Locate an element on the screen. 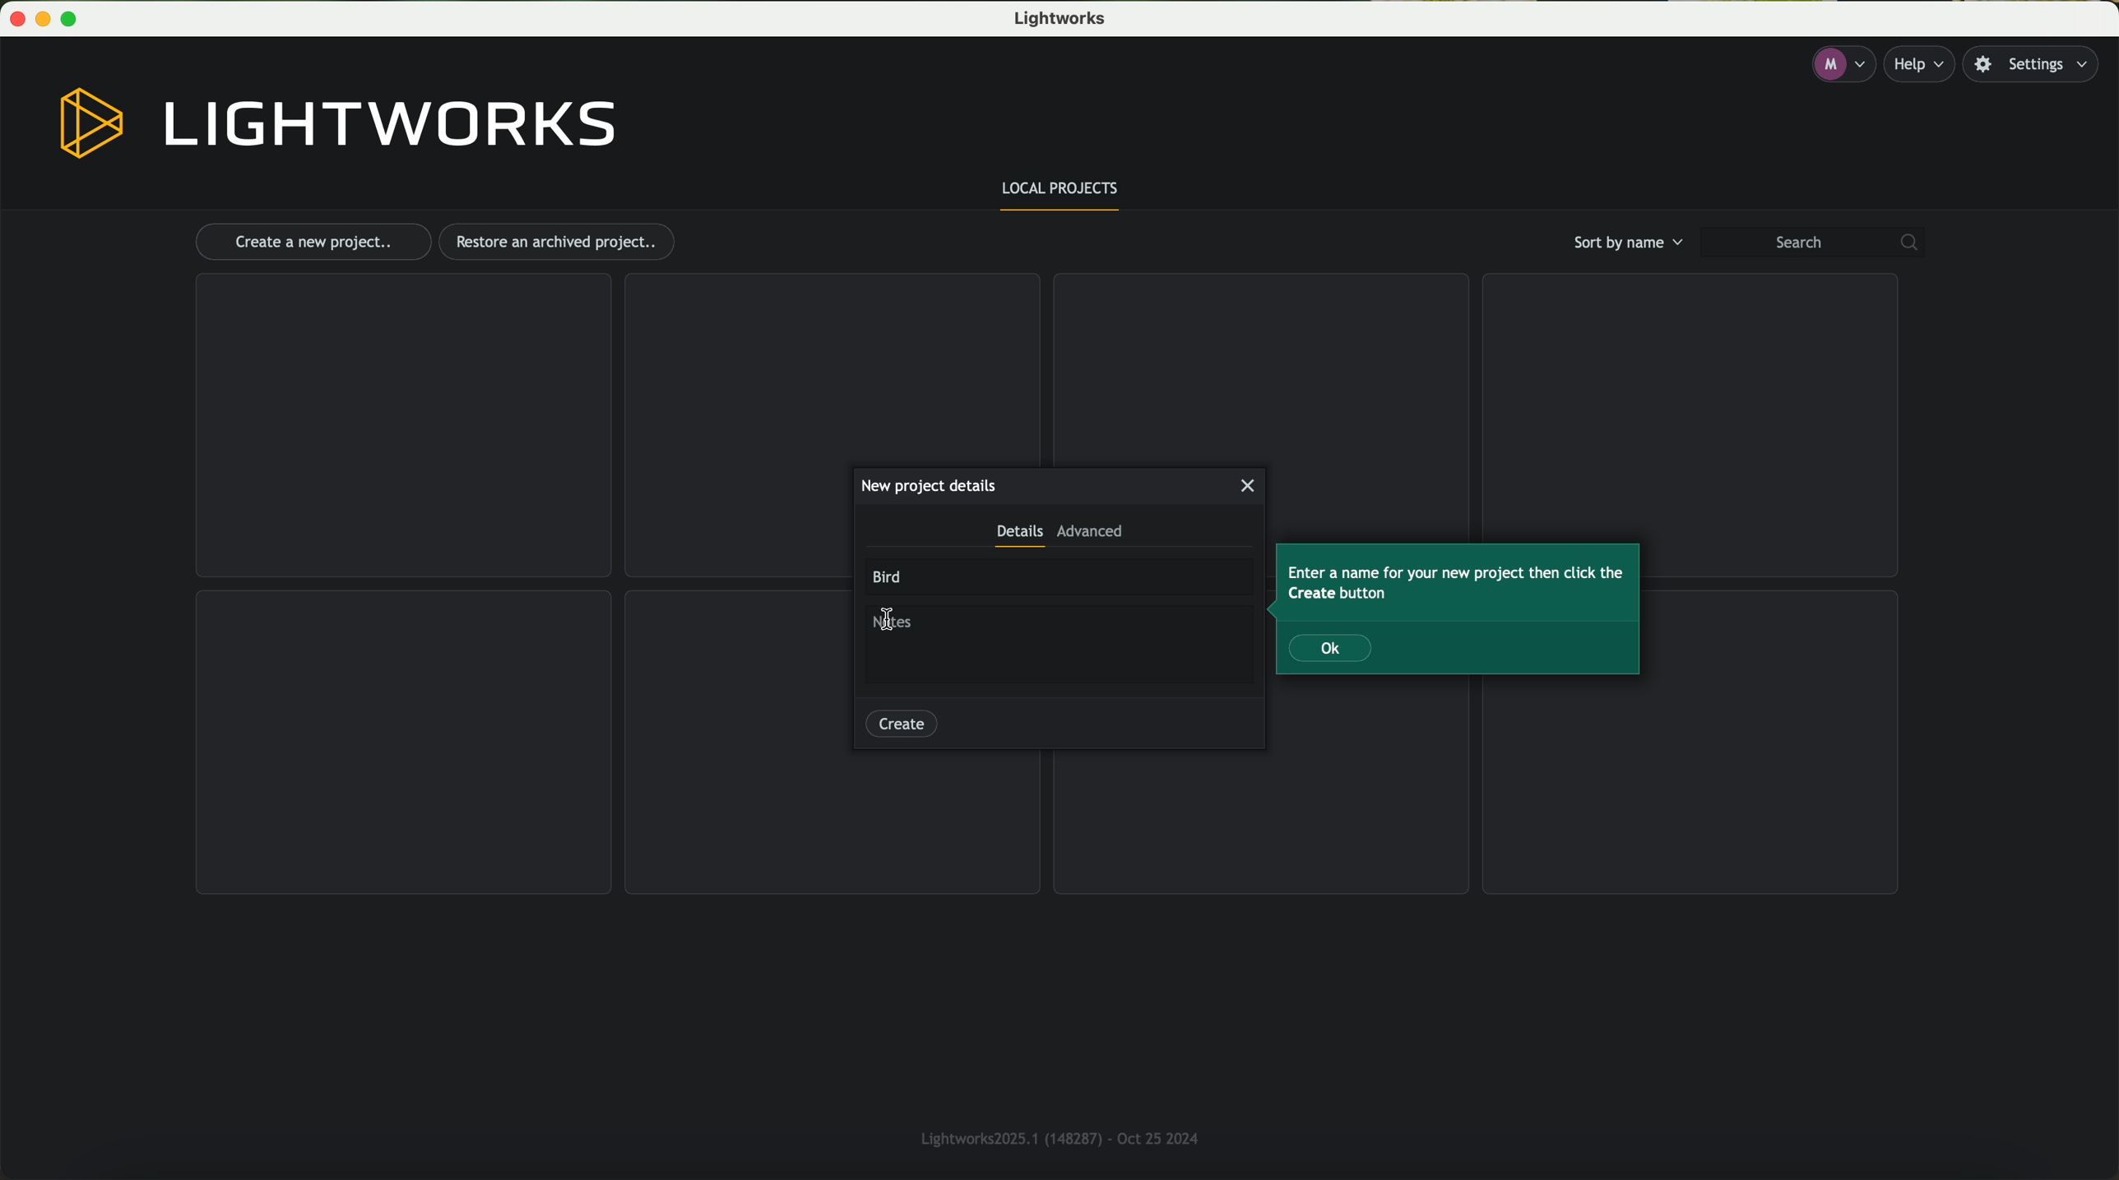 The width and height of the screenshot is (2119, 1180). minimize is located at coordinates (46, 19).